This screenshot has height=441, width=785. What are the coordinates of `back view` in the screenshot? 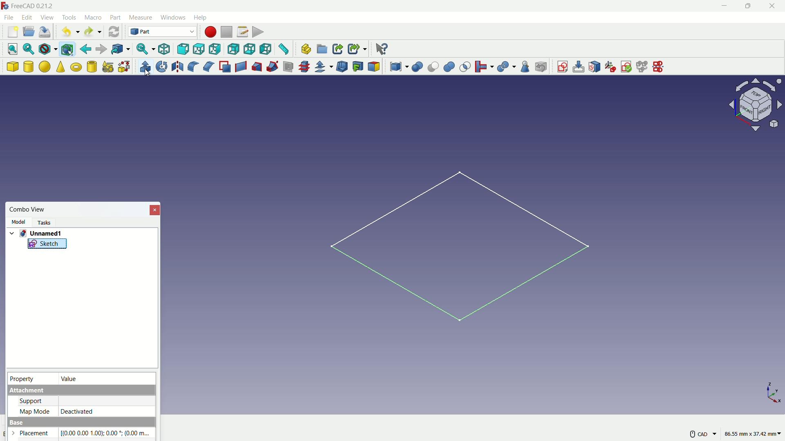 It's located at (233, 49).